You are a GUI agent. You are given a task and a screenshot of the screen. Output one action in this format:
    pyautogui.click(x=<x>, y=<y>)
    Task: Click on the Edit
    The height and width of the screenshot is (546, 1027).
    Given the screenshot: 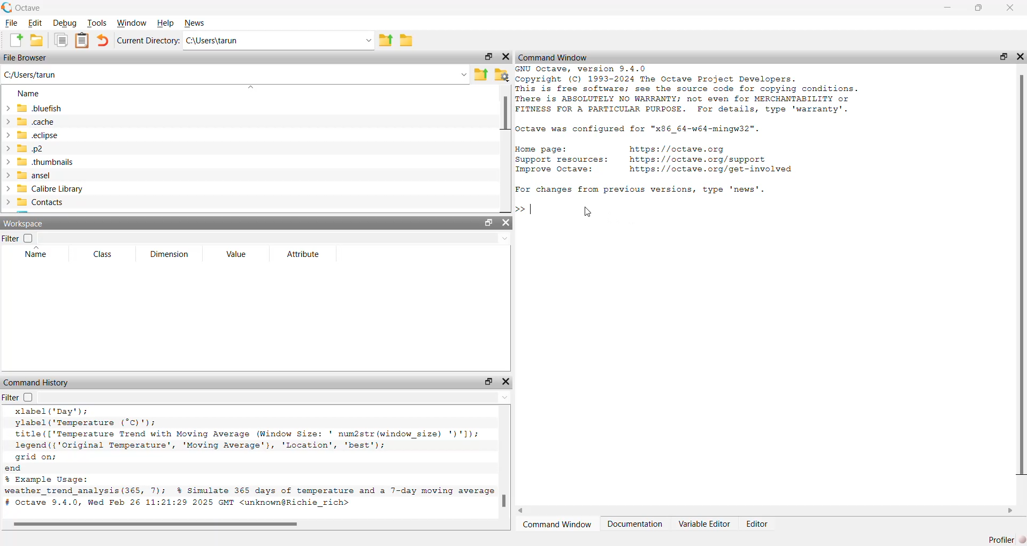 What is the action you would take?
    pyautogui.click(x=34, y=22)
    